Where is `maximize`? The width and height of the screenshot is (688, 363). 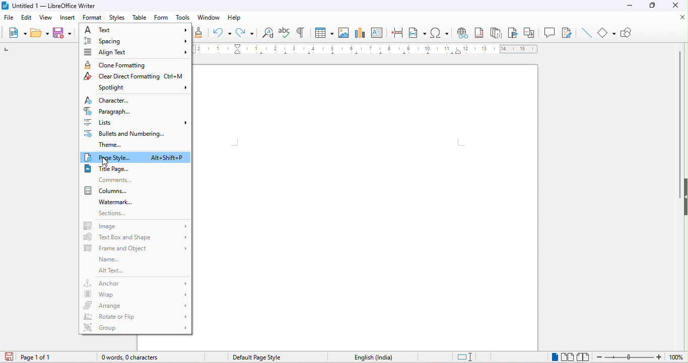 maximize is located at coordinates (654, 6).